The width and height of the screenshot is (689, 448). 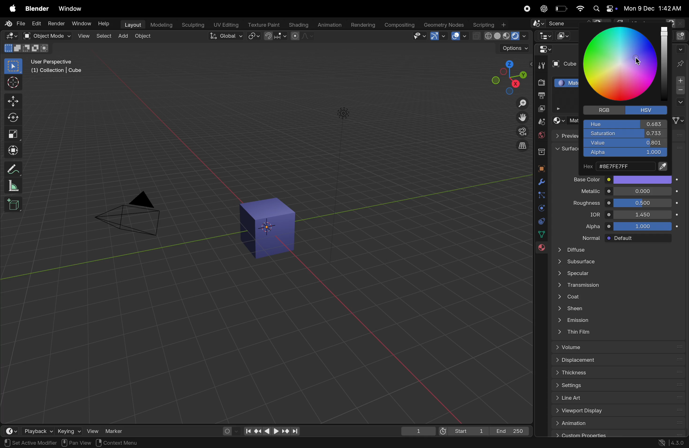 What do you see at coordinates (615, 310) in the screenshot?
I see `sheen` at bounding box center [615, 310].